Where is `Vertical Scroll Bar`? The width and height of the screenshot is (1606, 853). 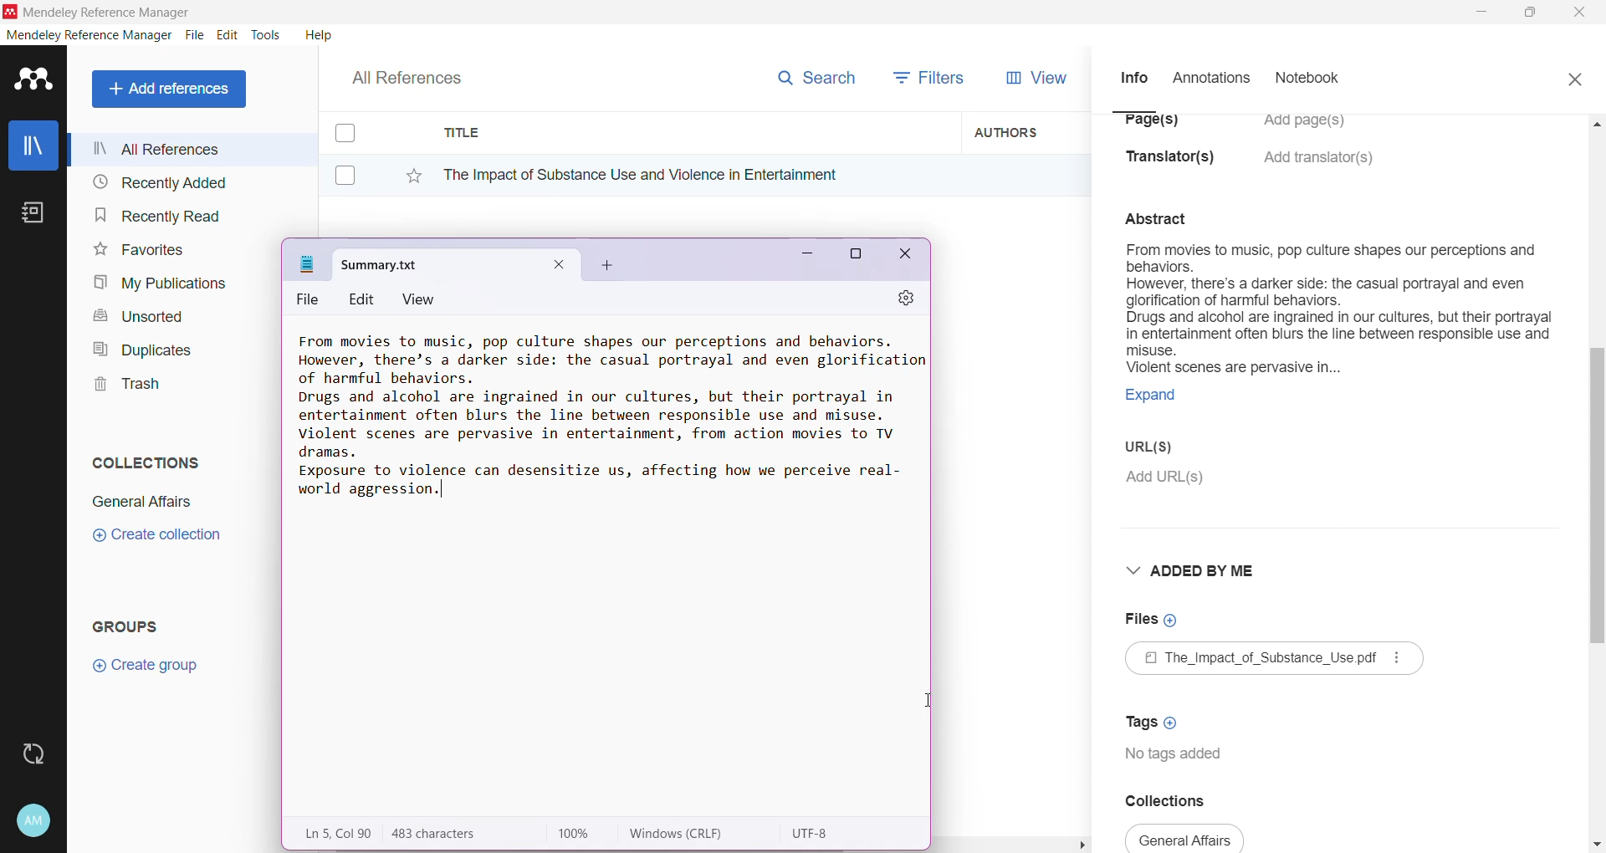 Vertical Scroll Bar is located at coordinates (1596, 482).